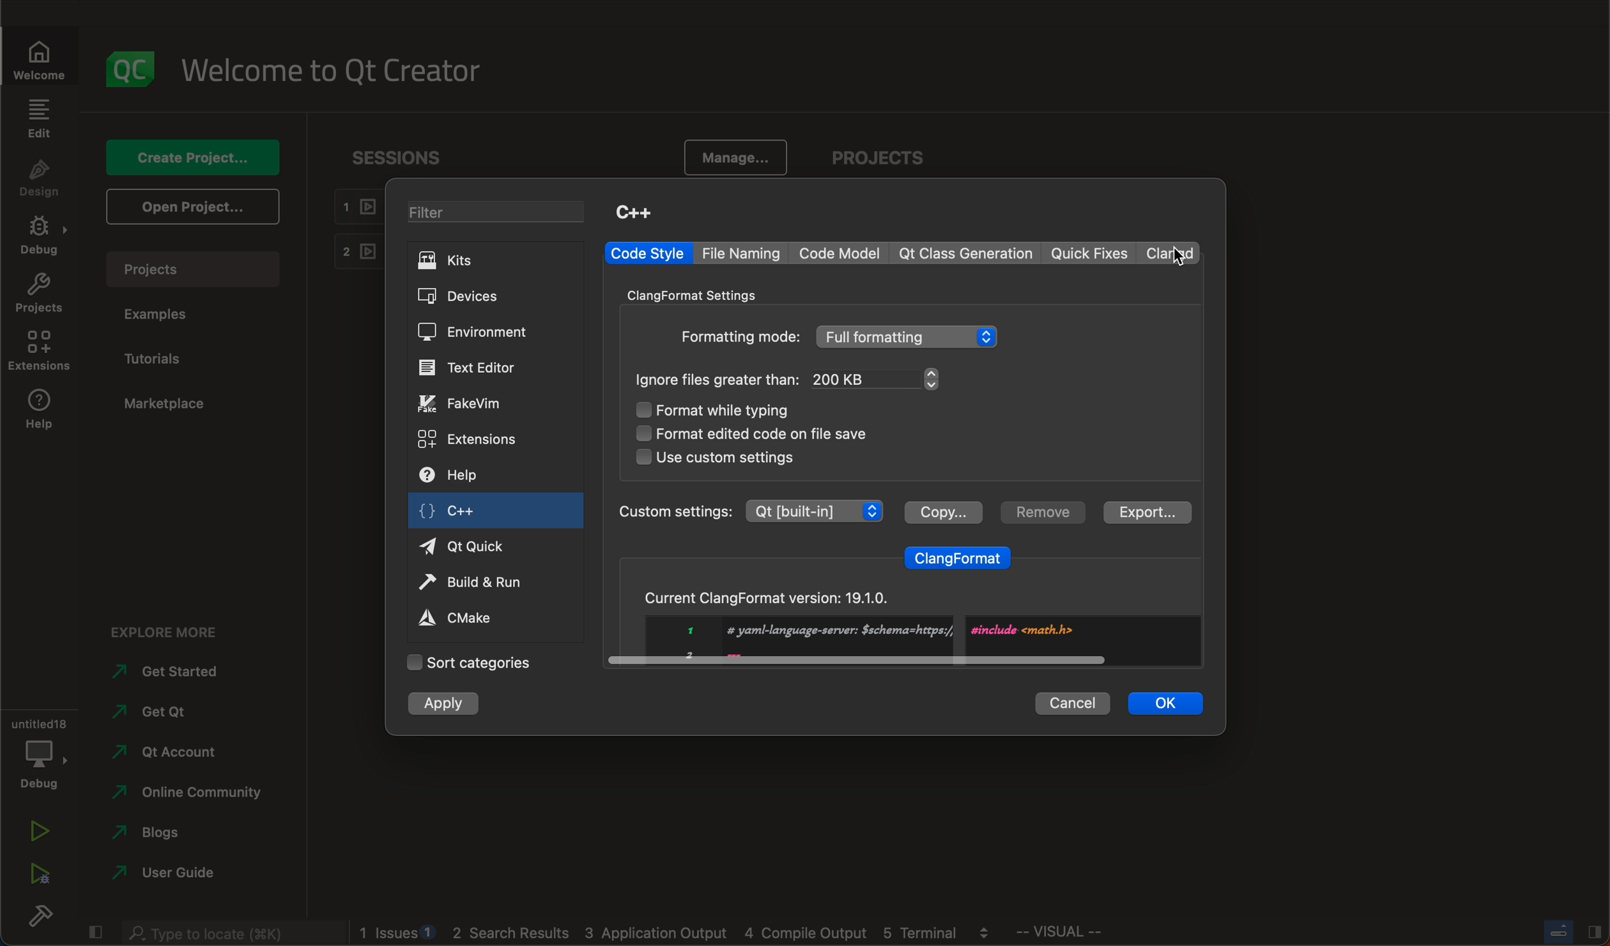 The width and height of the screenshot is (1610, 946). What do you see at coordinates (480, 332) in the screenshot?
I see `environment` at bounding box center [480, 332].